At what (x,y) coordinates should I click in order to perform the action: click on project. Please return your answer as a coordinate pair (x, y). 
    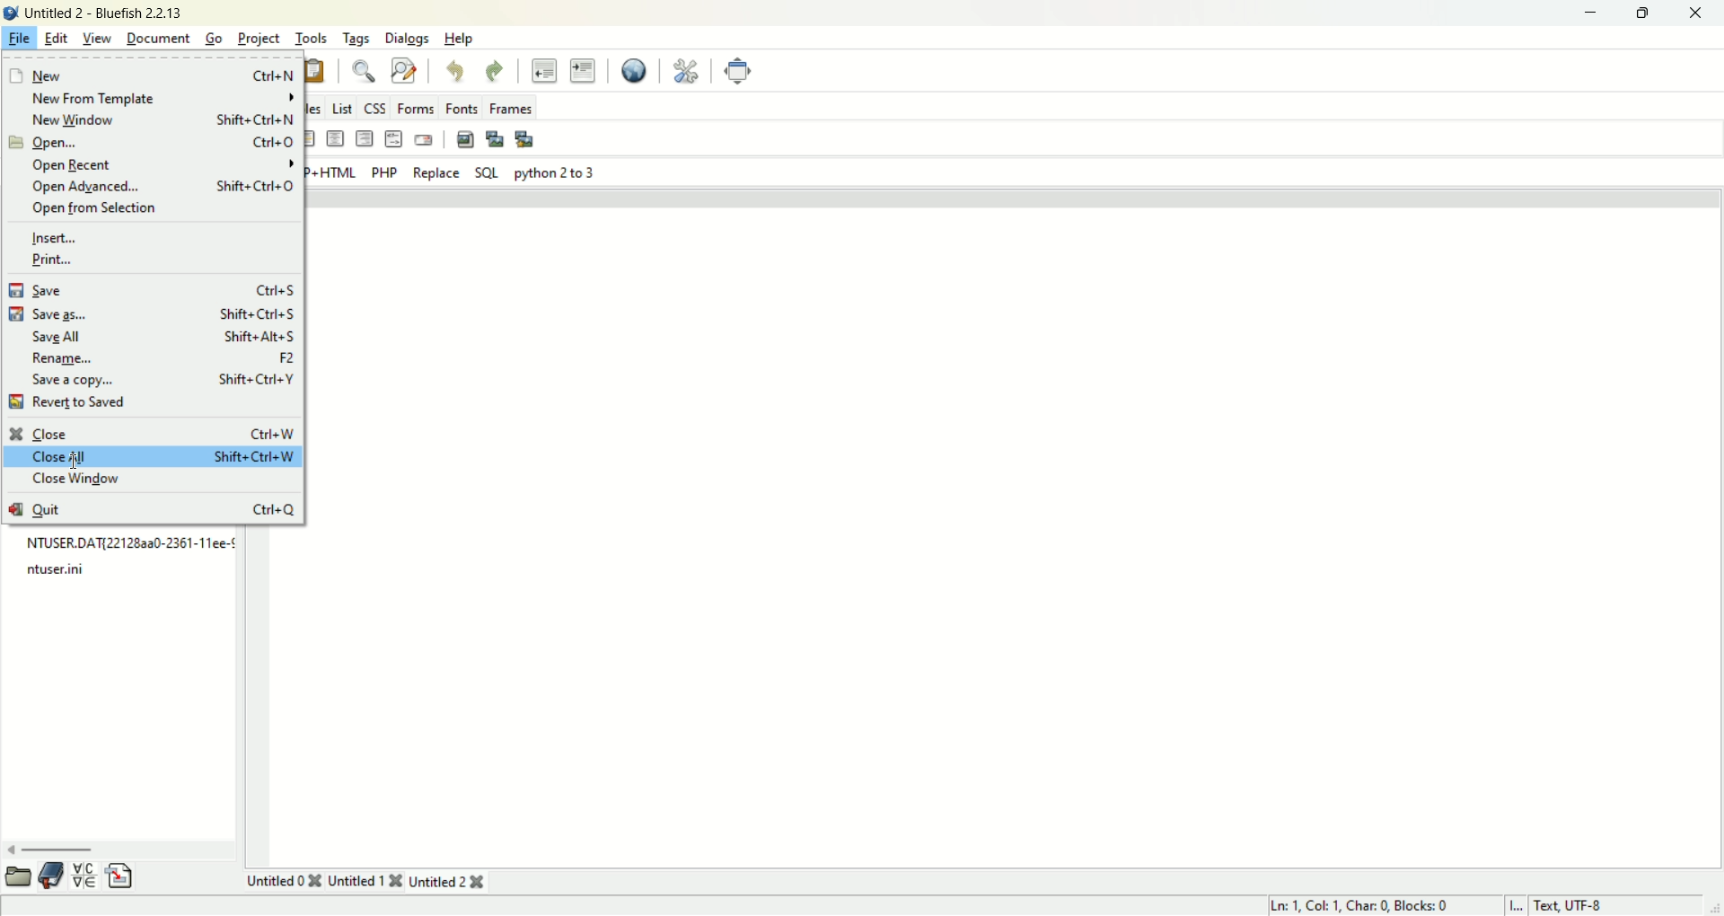
    Looking at the image, I should click on (259, 39).